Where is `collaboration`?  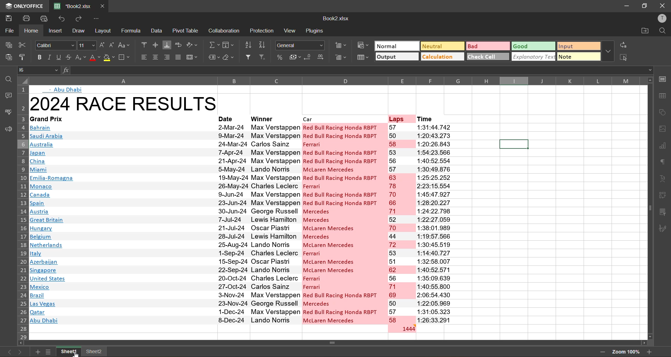 collaboration is located at coordinates (223, 31).